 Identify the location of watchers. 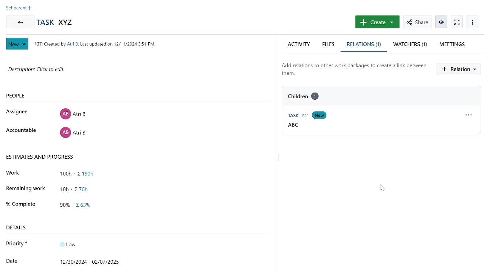
(411, 45).